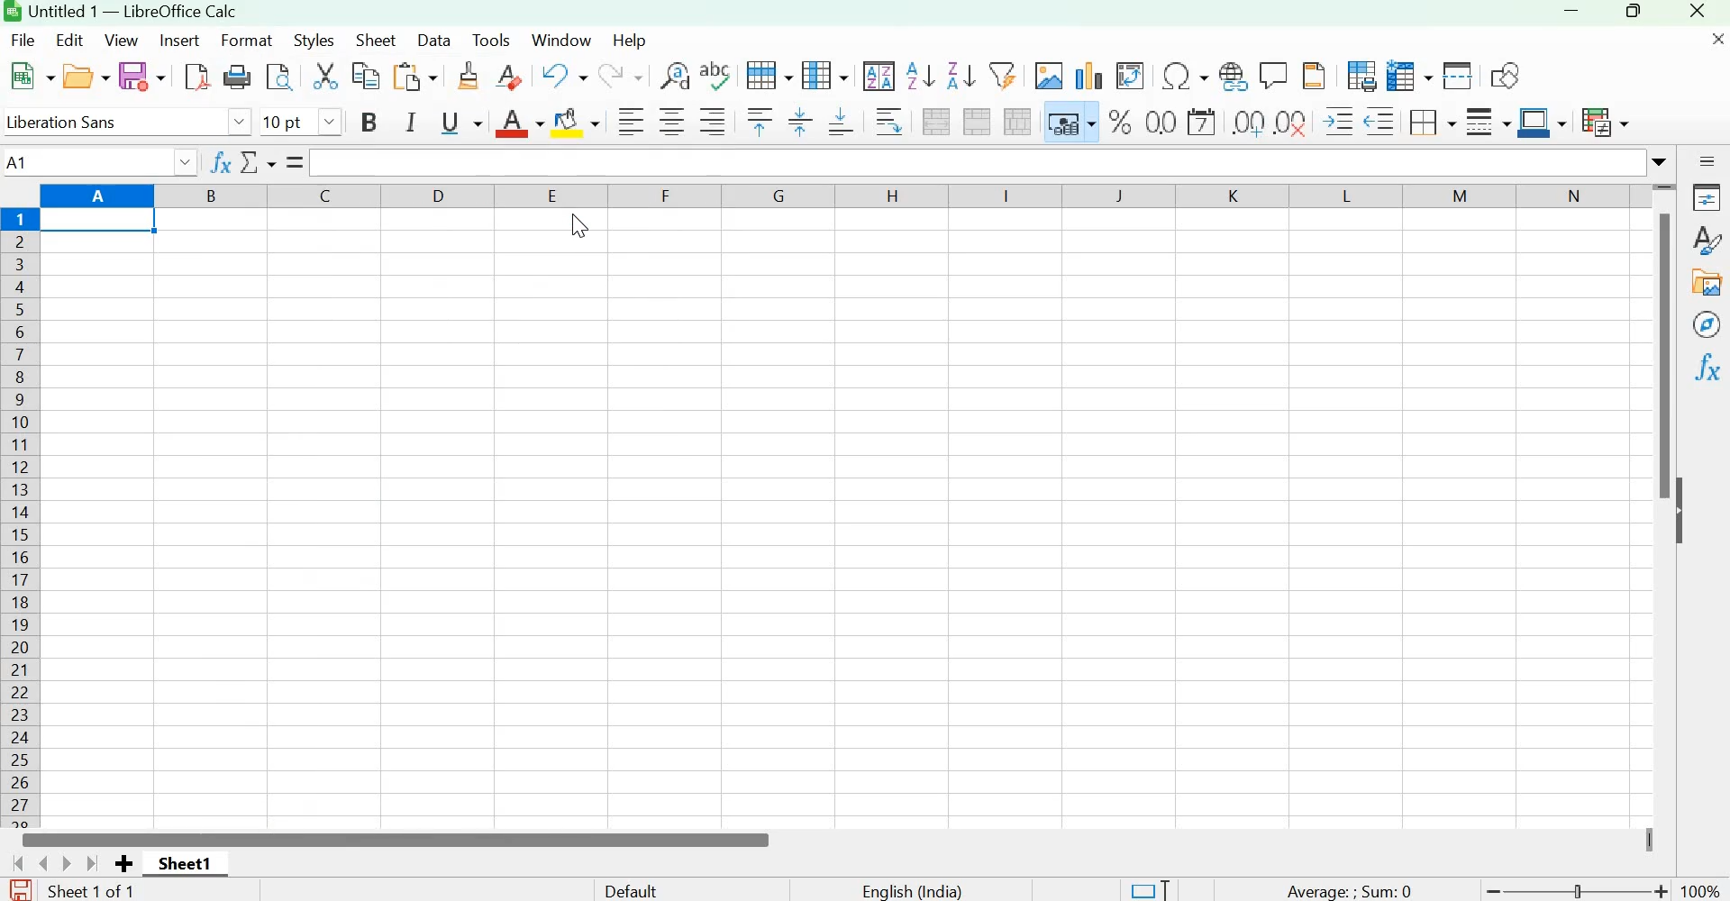 The image size is (1730, 901). What do you see at coordinates (314, 41) in the screenshot?
I see `Styles` at bounding box center [314, 41].